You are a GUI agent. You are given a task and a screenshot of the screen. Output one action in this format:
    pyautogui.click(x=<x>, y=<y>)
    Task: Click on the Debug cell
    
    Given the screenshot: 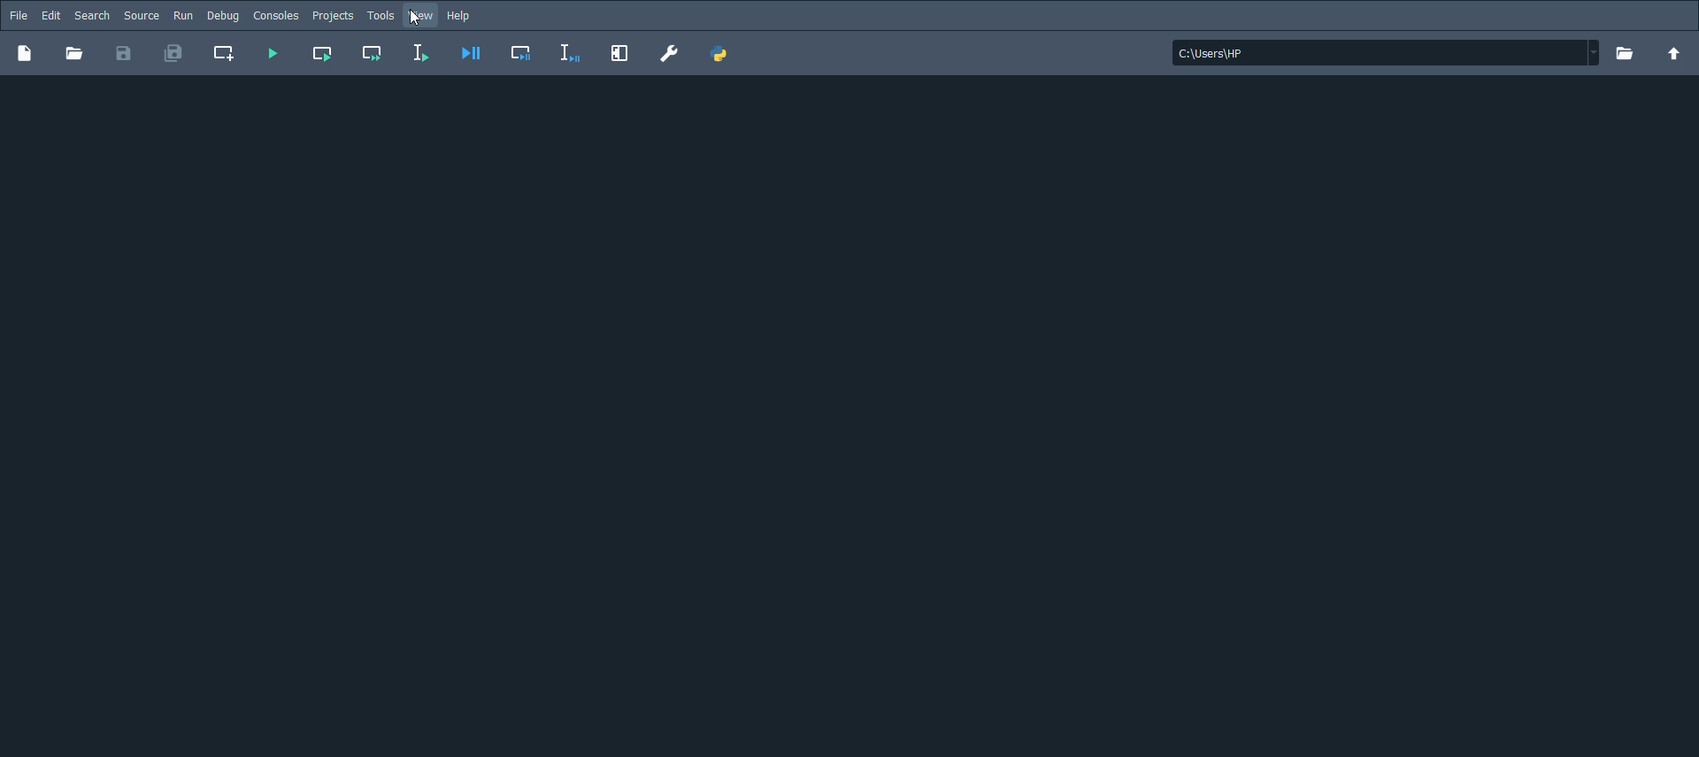 What is the action you would take?
    pyautogui.click(x=522, y=54)
    